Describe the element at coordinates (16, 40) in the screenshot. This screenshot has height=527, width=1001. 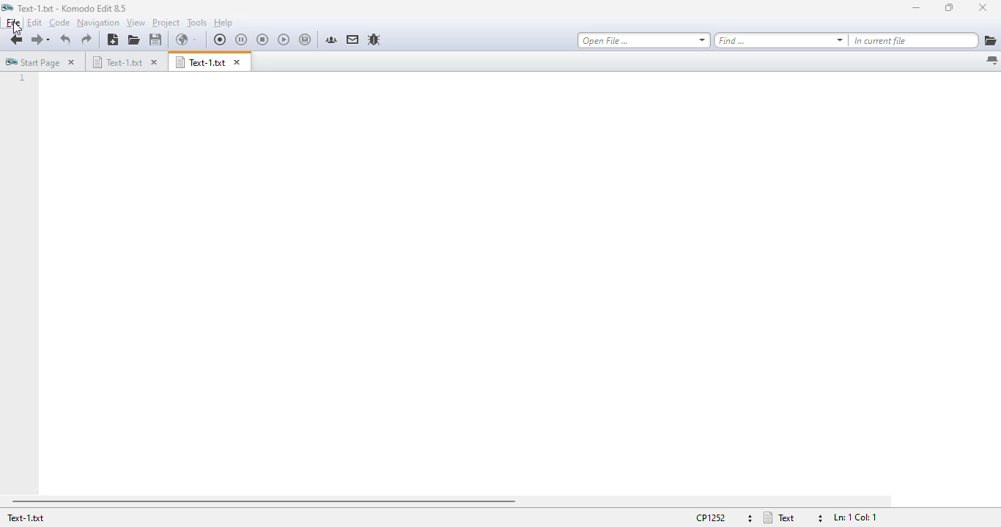
I see `go back one location` at that location.